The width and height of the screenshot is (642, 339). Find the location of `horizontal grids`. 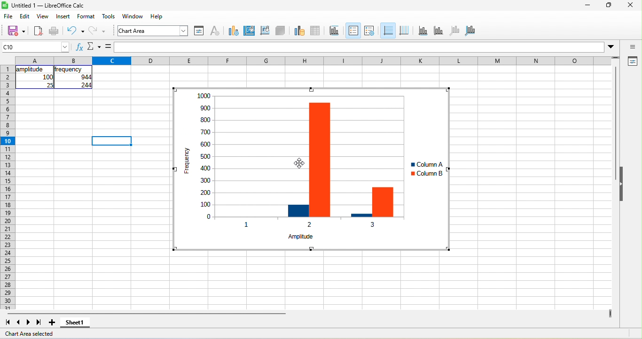

horizontal grids is located at coordinates (388, 31).